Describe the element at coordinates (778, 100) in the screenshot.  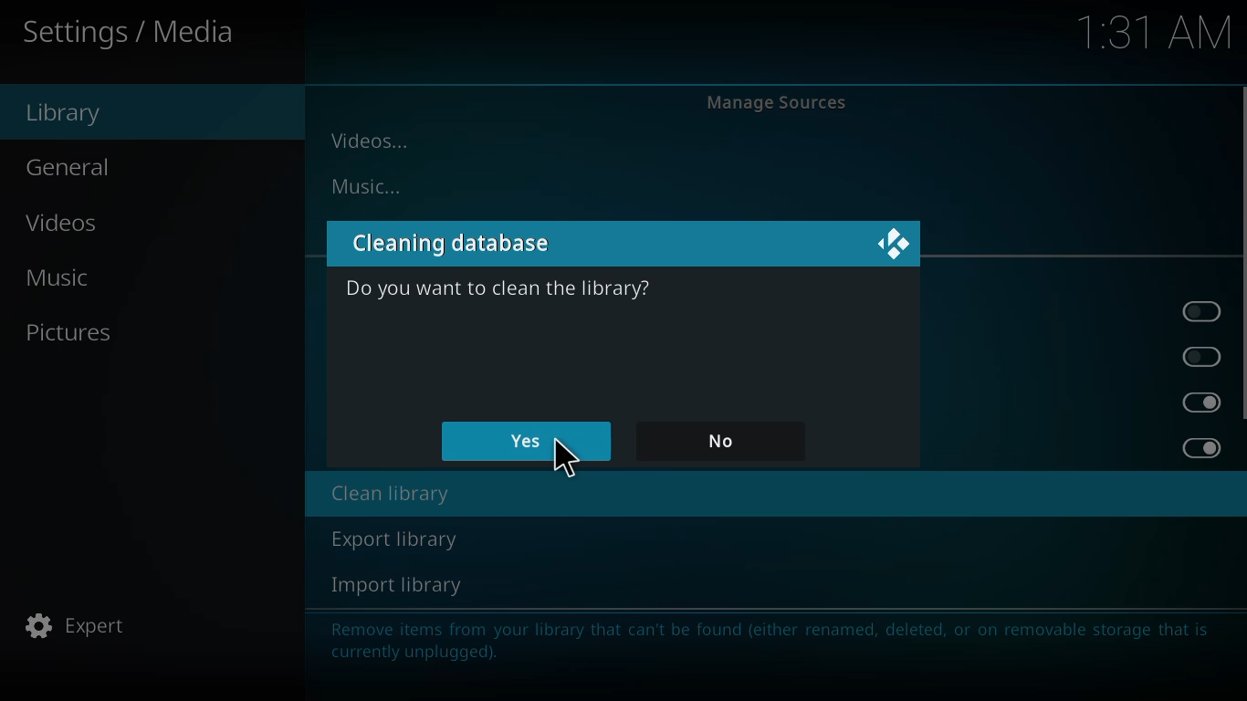
I see `manage sources` at that location.